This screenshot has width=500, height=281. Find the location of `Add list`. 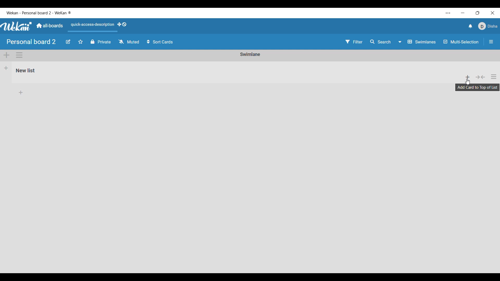

Add list is located at coordinates (6, 68).